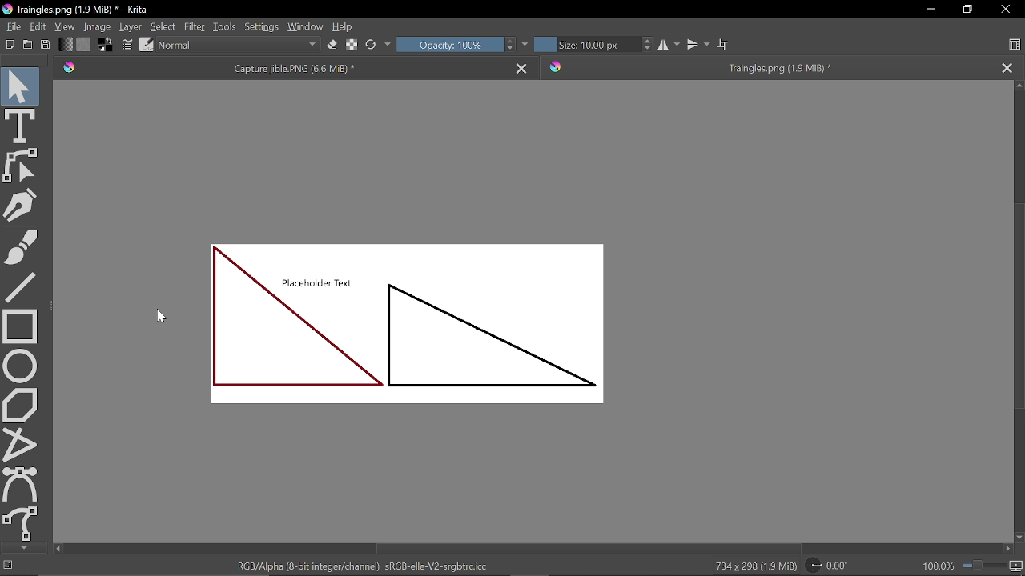 The height and width of the screenshot is (576, 1025). Describe the element at coordinates (22, 484) in the screenshot. I see `Bezier curve tool` at that location.